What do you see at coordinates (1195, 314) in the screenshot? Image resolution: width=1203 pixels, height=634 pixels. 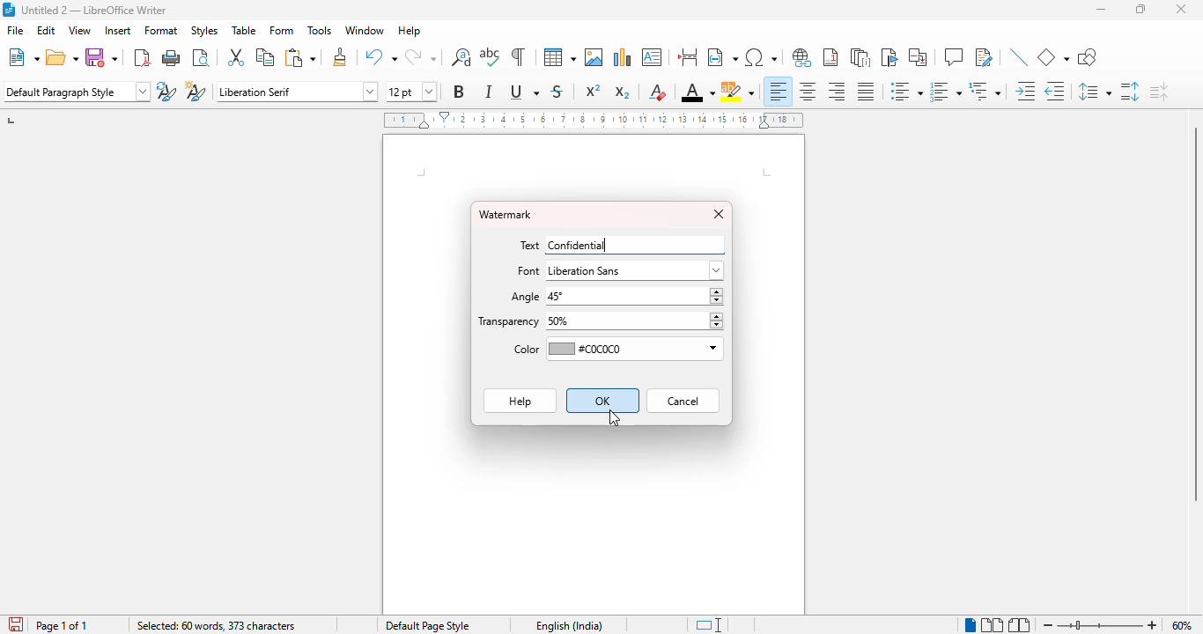 I see `vertical scroll bar` at bounding box center [1195, 314].